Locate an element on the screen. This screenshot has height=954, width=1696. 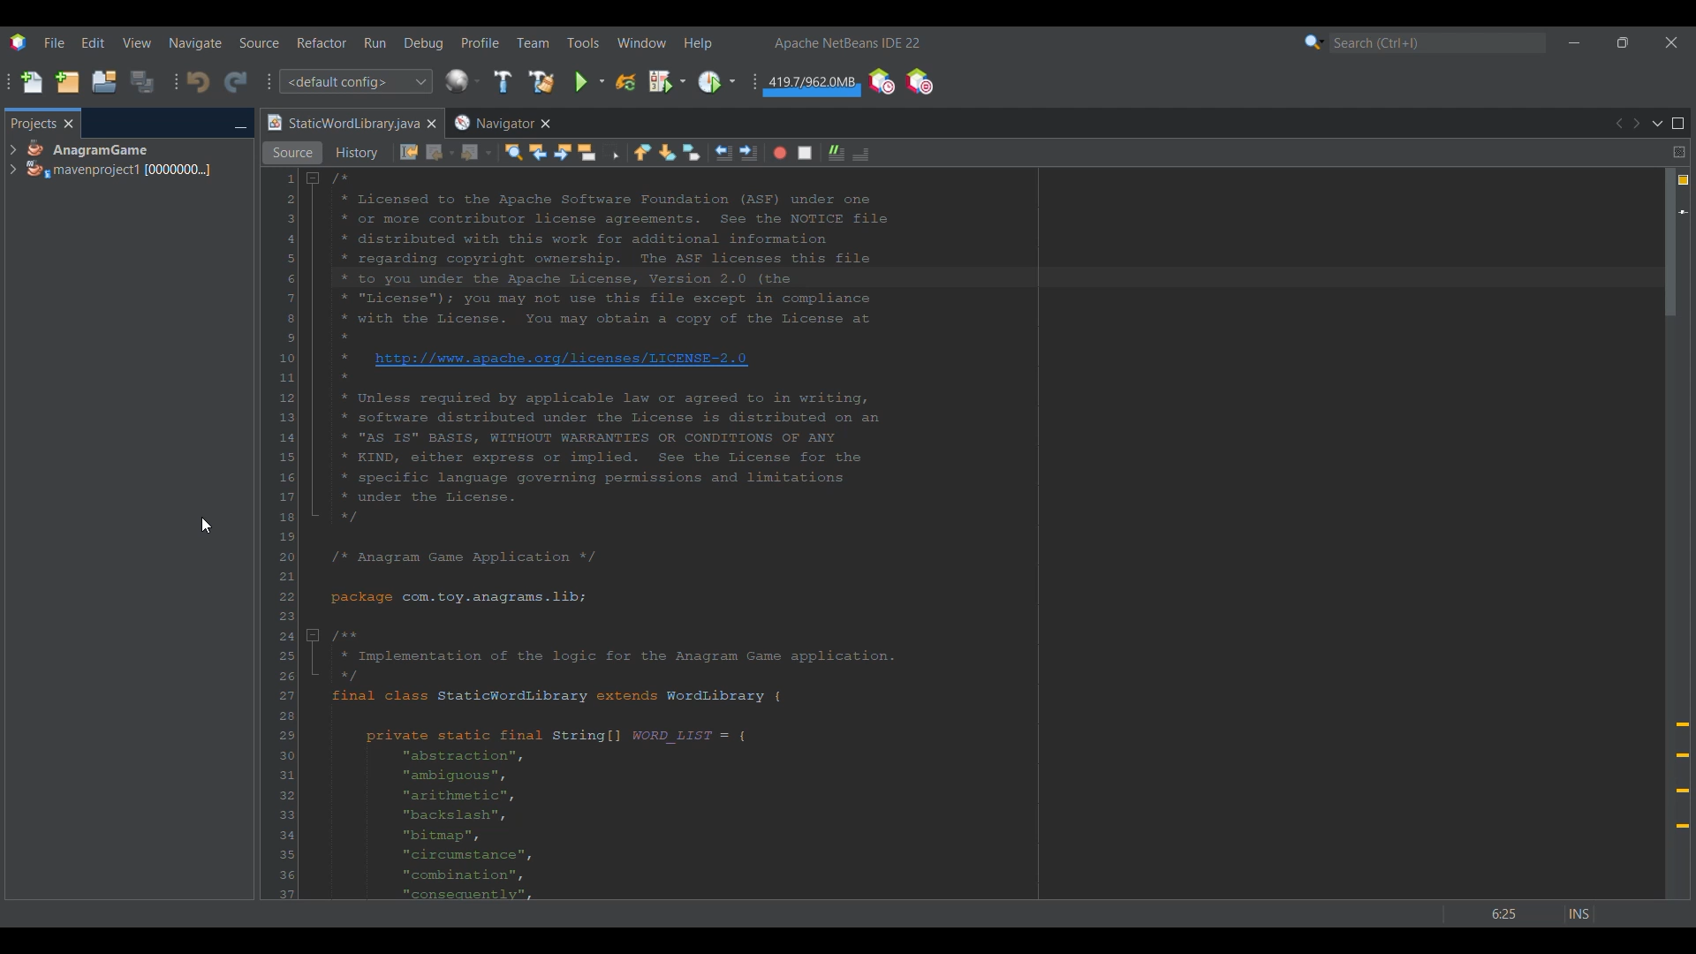
File menu is located at coordinates (54, 42).